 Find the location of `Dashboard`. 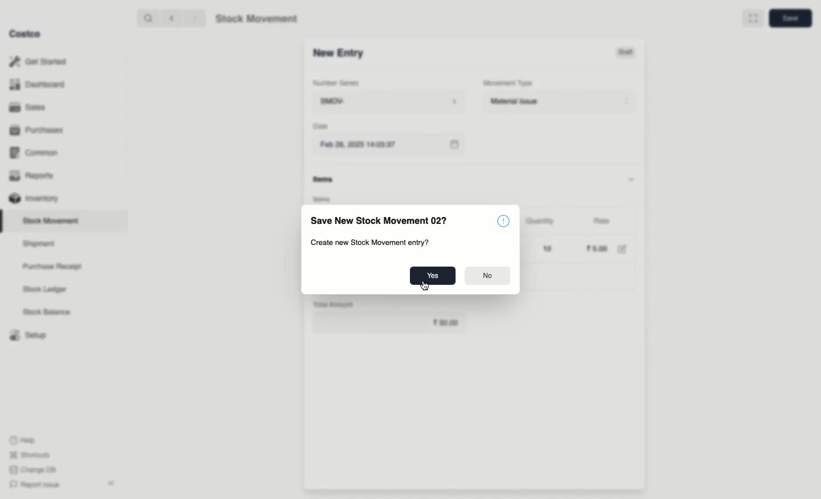

Dashboard is located at coordinates (38, 85).